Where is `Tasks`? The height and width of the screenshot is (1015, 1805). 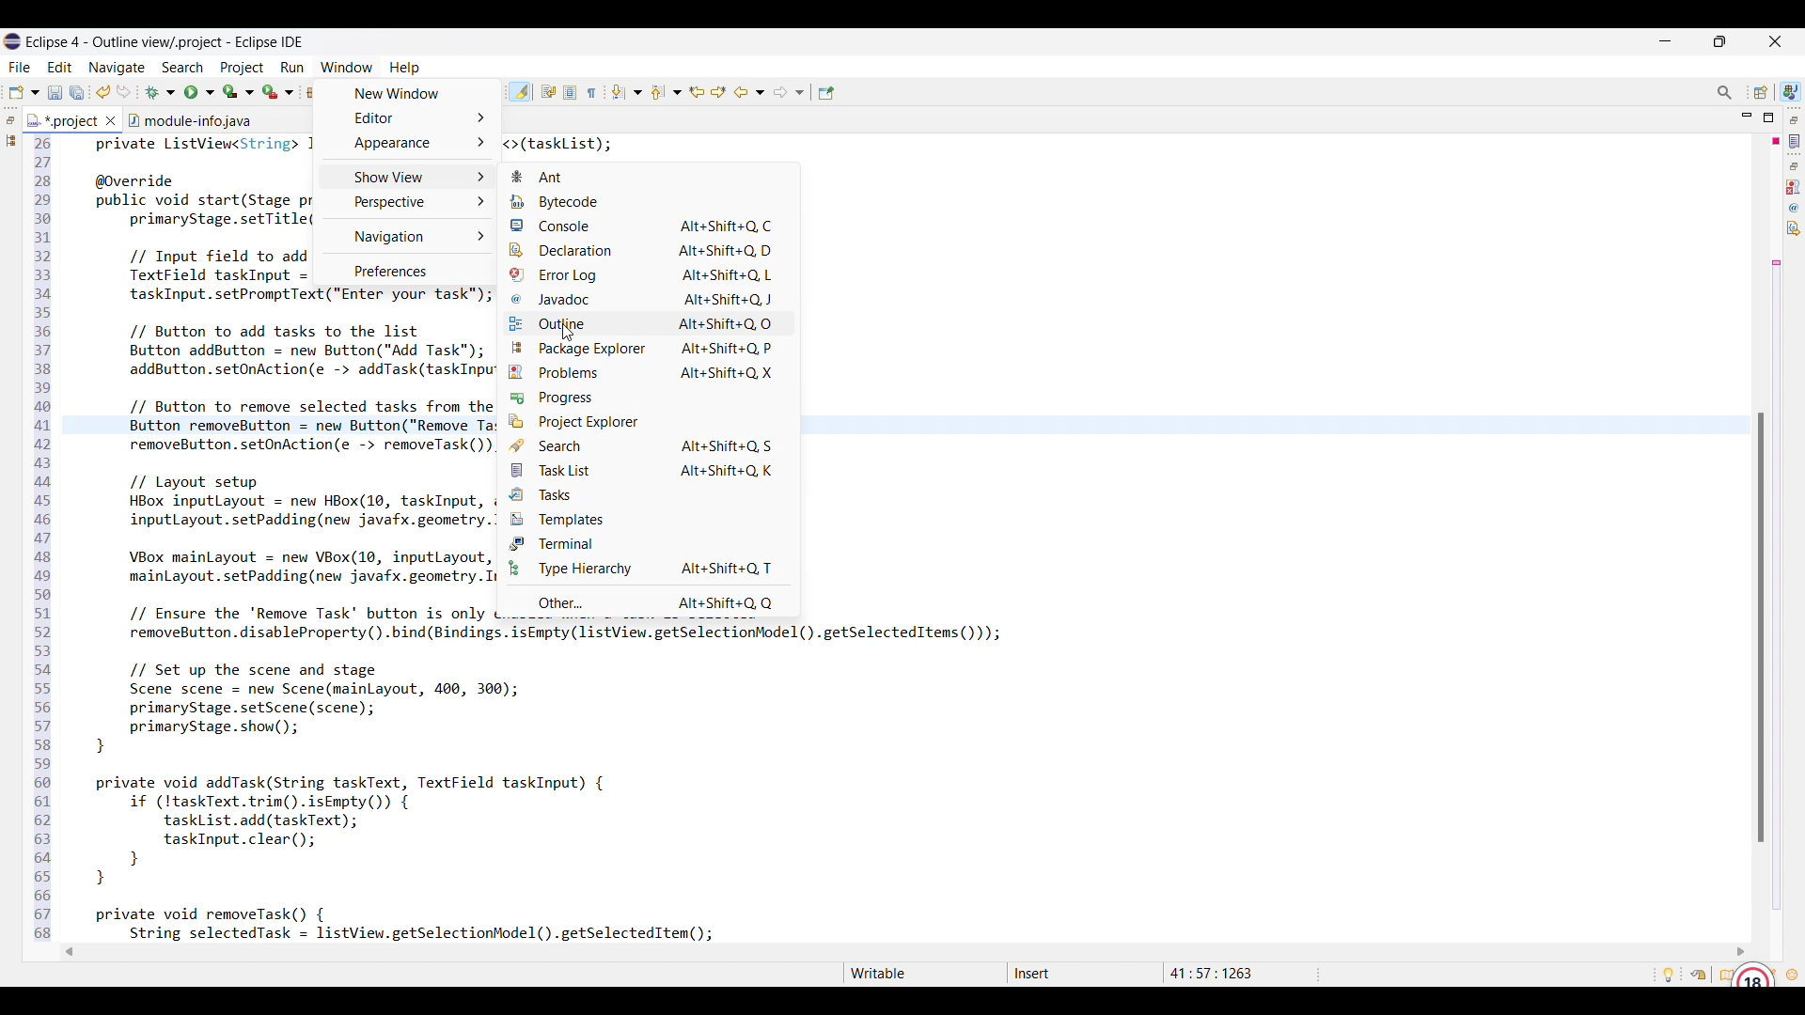 Tasks is located at coordinates (648, 493).